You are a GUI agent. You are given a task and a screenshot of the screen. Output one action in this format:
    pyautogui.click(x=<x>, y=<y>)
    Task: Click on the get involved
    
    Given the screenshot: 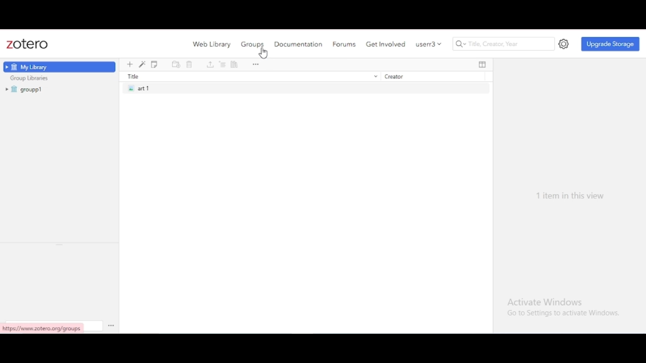 What is the action you would take?
    pyautogui.click(x=387, y=44)
    